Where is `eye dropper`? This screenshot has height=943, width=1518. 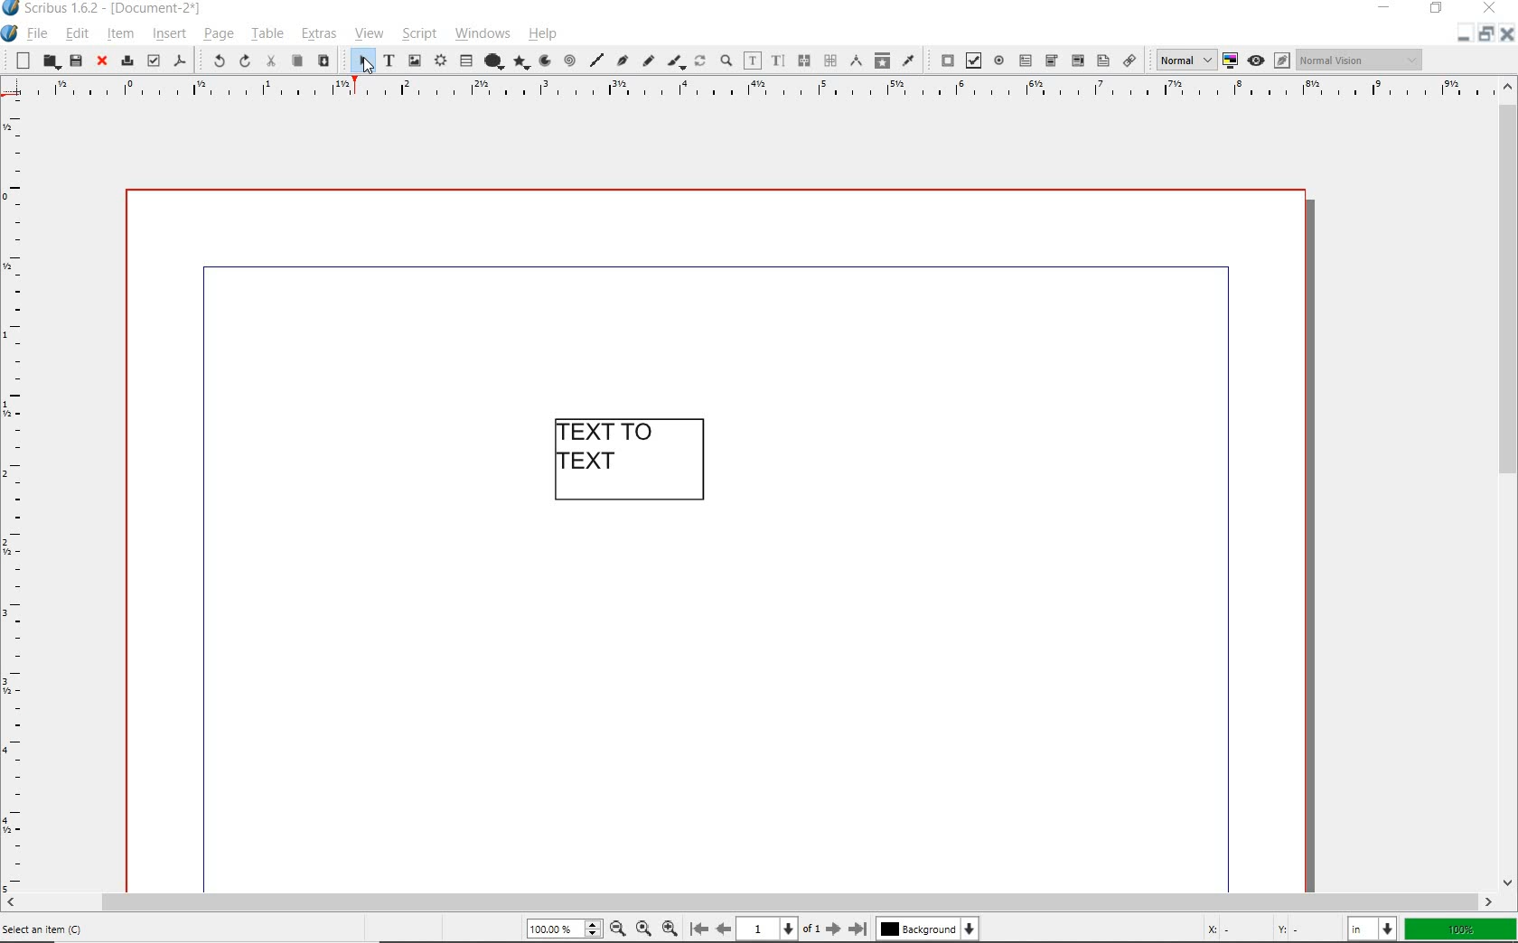 eye dropper is located at coordinates (911, 62).